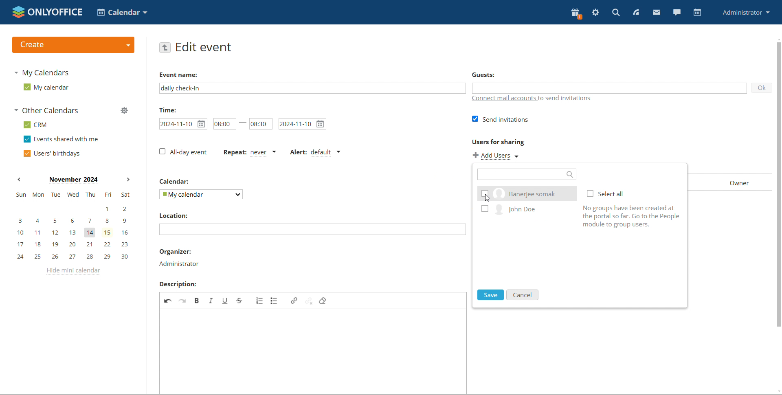  What do you see at coordinates (198, 300) in the screenshot?
I see `bold` at bounding box center [198, 300].